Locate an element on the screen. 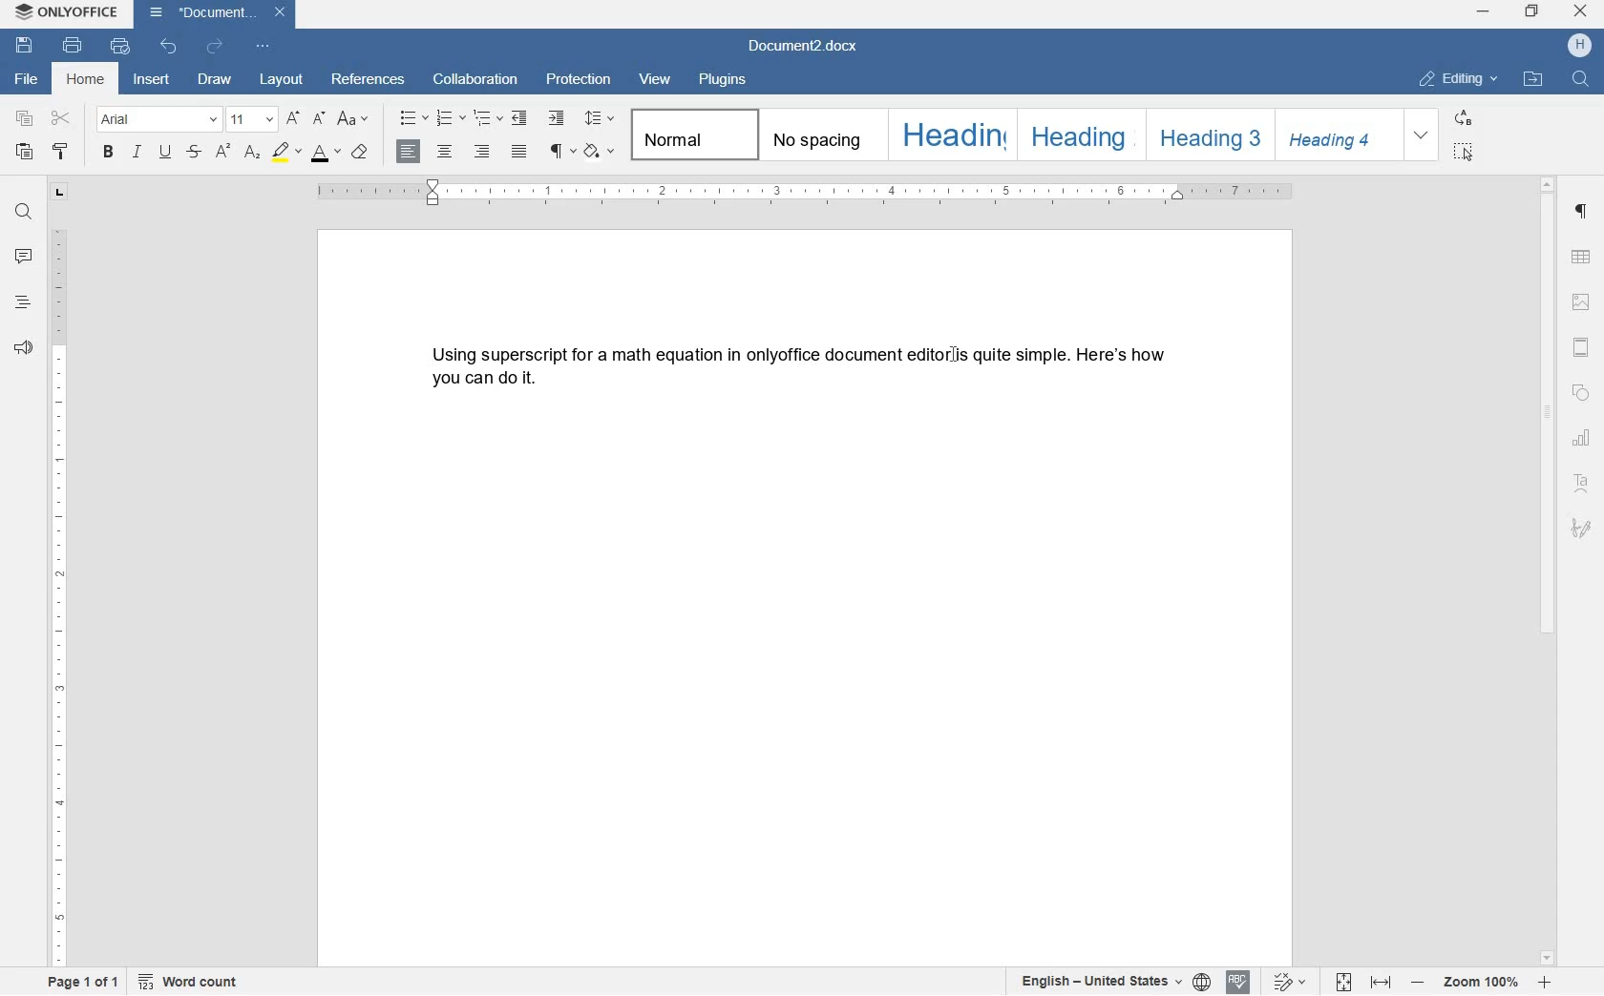 Image resolution: width=1604 pixels, height=996 pixels. font name is located at coordinates (158, 119).